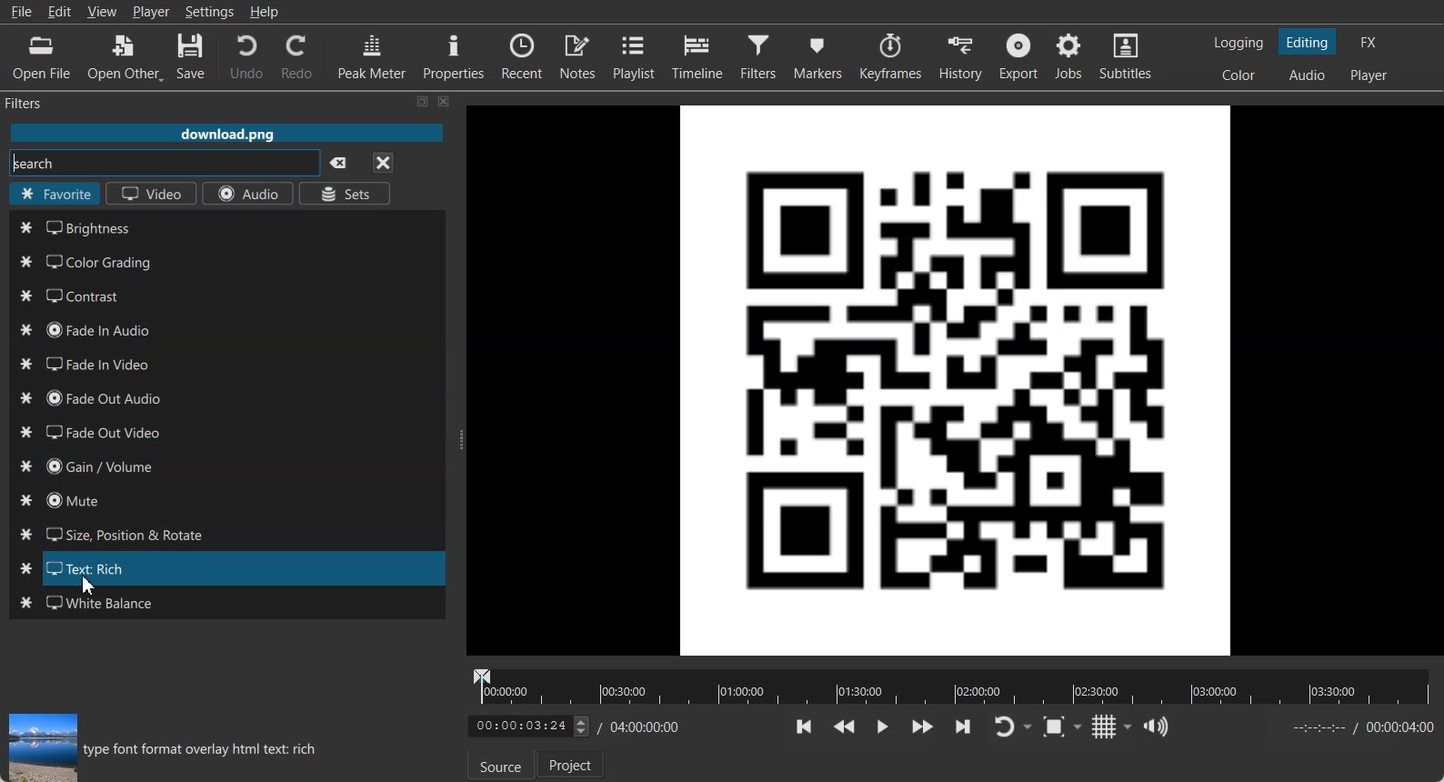 The width and height of the screenshot is (1444, 782). I want to click on Undo, so click(246, 55).